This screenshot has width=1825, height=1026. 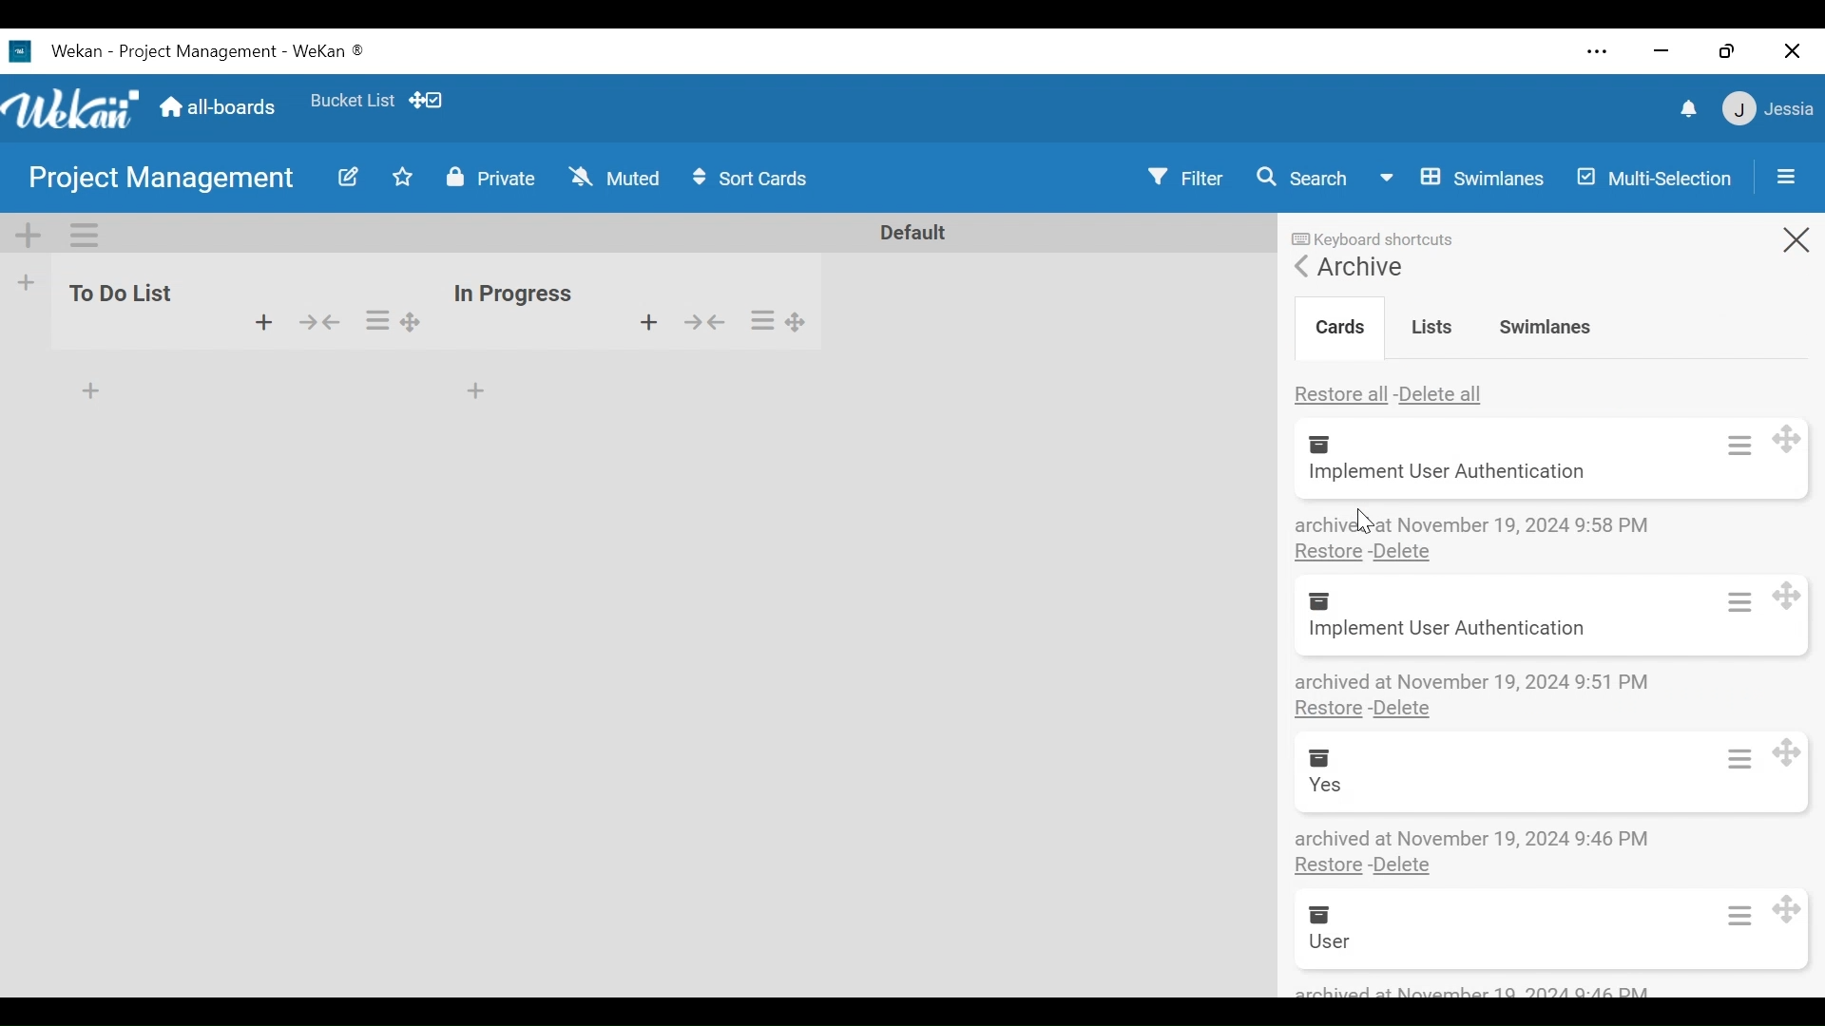 I want to click on add, so click(x=475, y=396).